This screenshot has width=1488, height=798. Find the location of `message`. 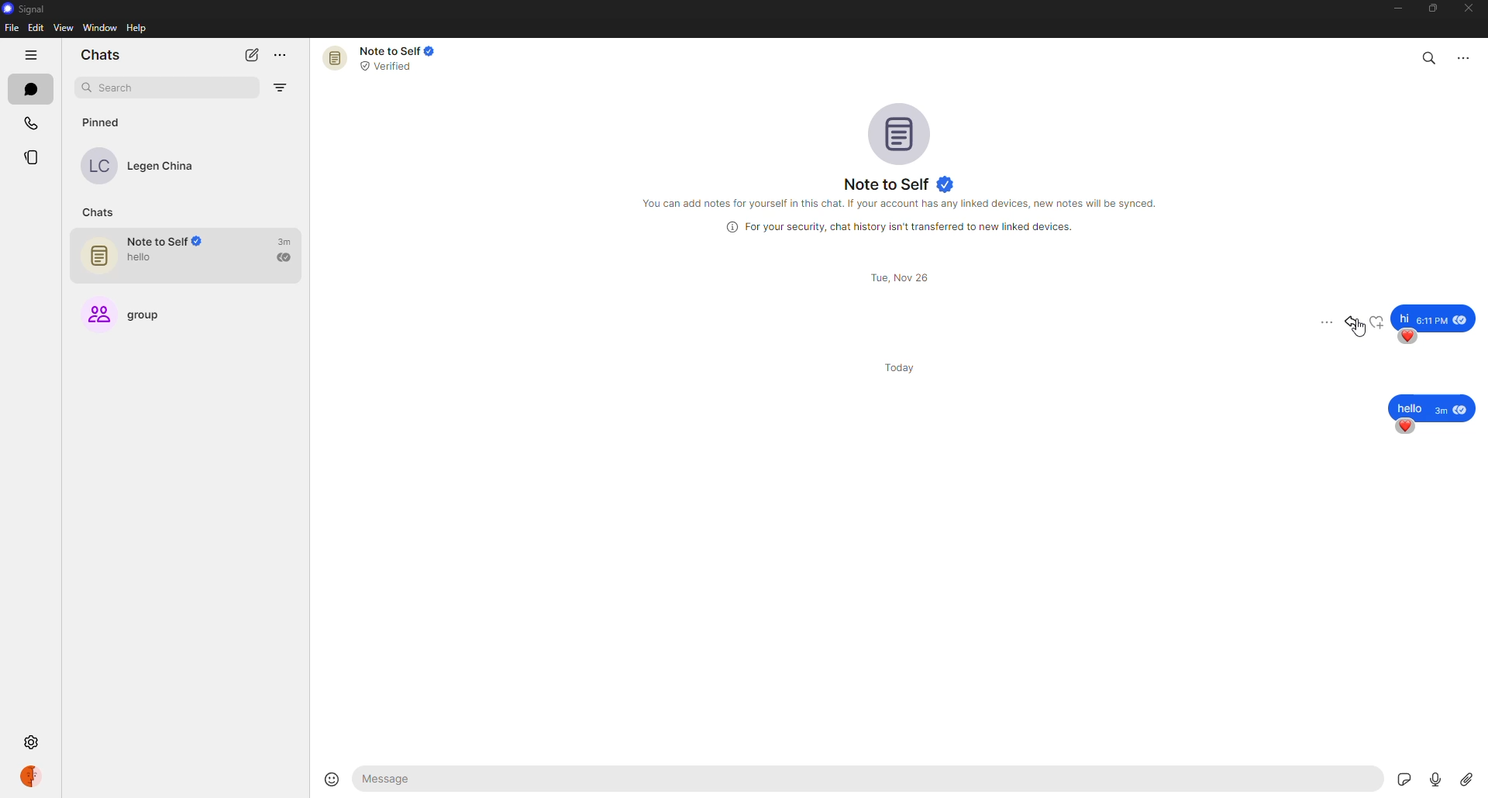

message is located at coordinates (1434, 316).